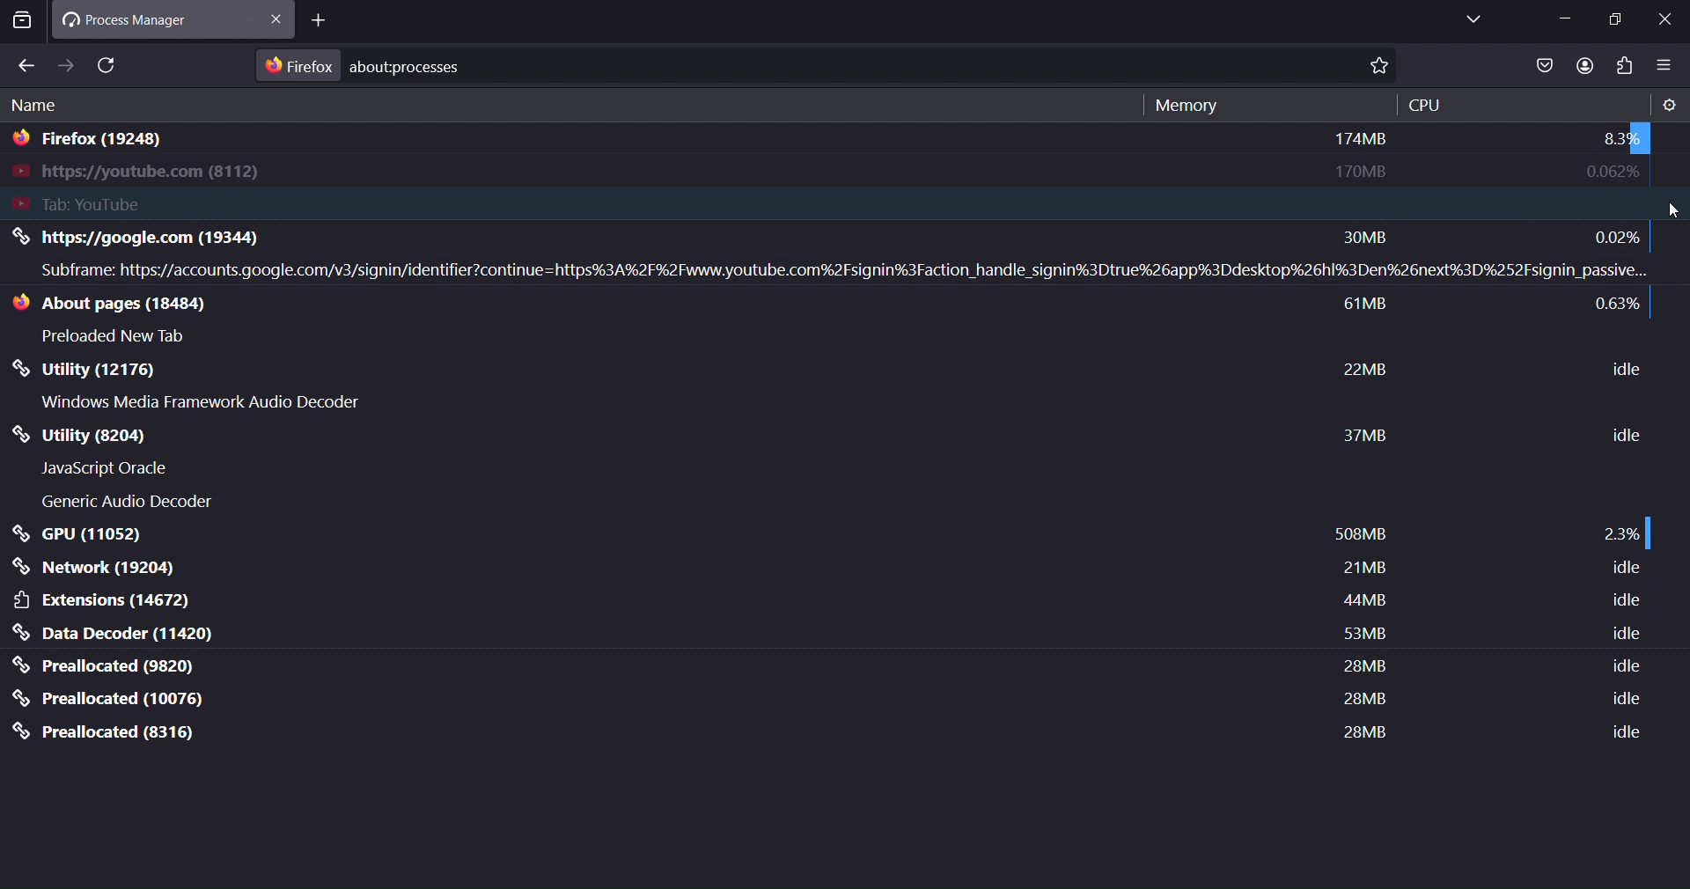 The height and width of the screenshot is (889, 1690). I want to click on 2.3%, so click(1619, 533).